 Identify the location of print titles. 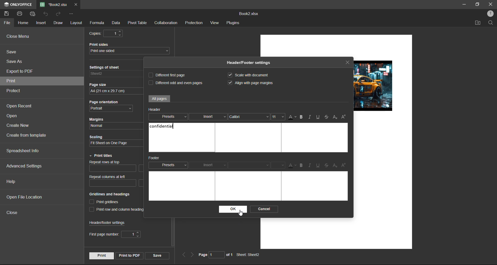
(101, 156).